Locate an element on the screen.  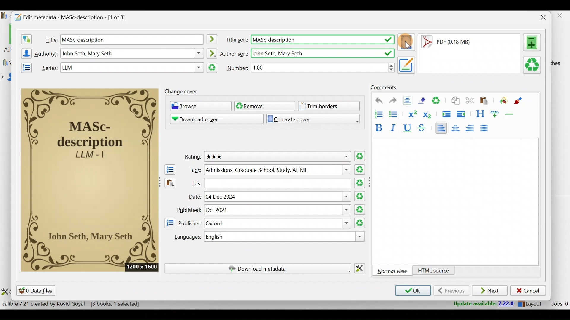
Set the cover for the book from the selected format is located at coordinates (406, 43).